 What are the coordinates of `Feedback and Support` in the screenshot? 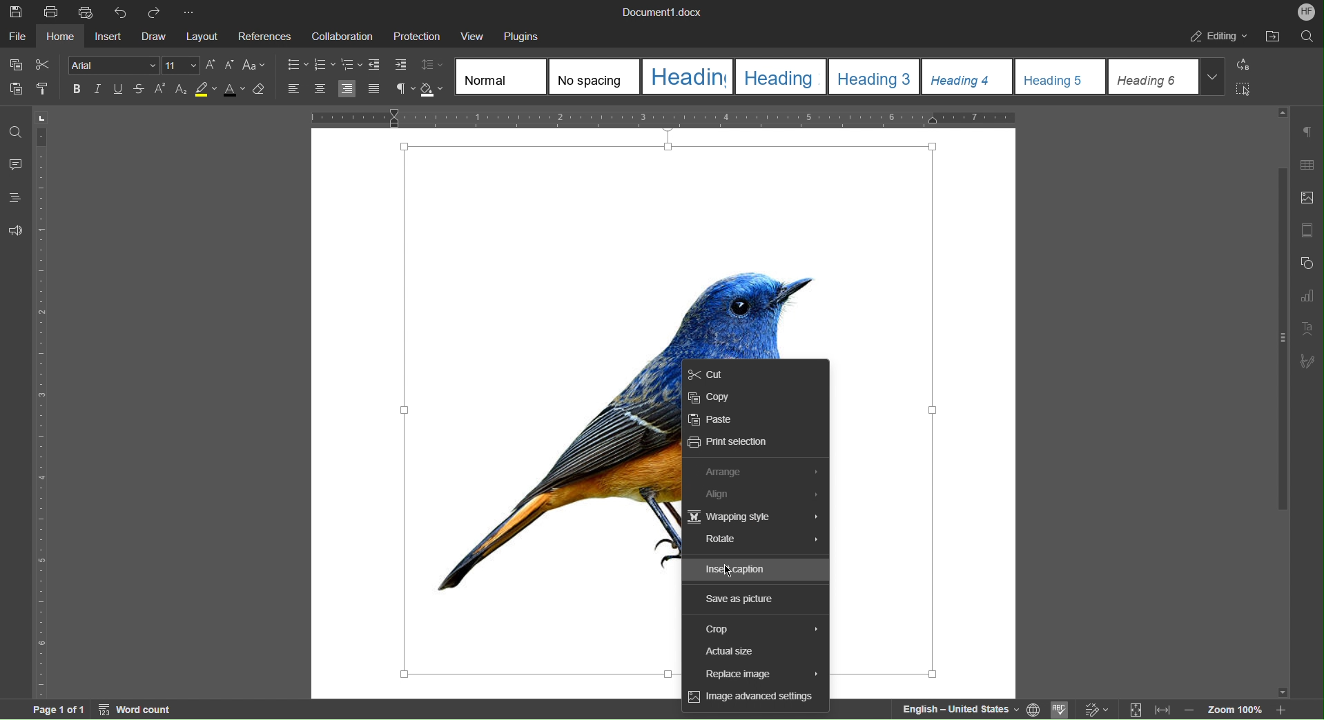 It's located at (15, 230).